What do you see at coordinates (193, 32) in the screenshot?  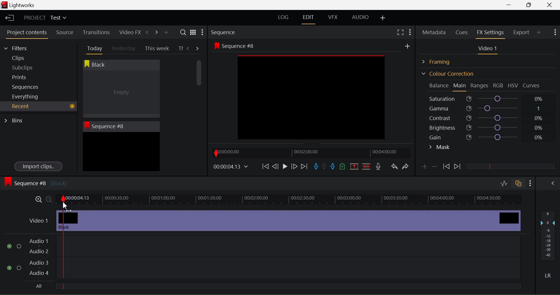 I see `Toggle list and title view` at bounding box center [193, 32].